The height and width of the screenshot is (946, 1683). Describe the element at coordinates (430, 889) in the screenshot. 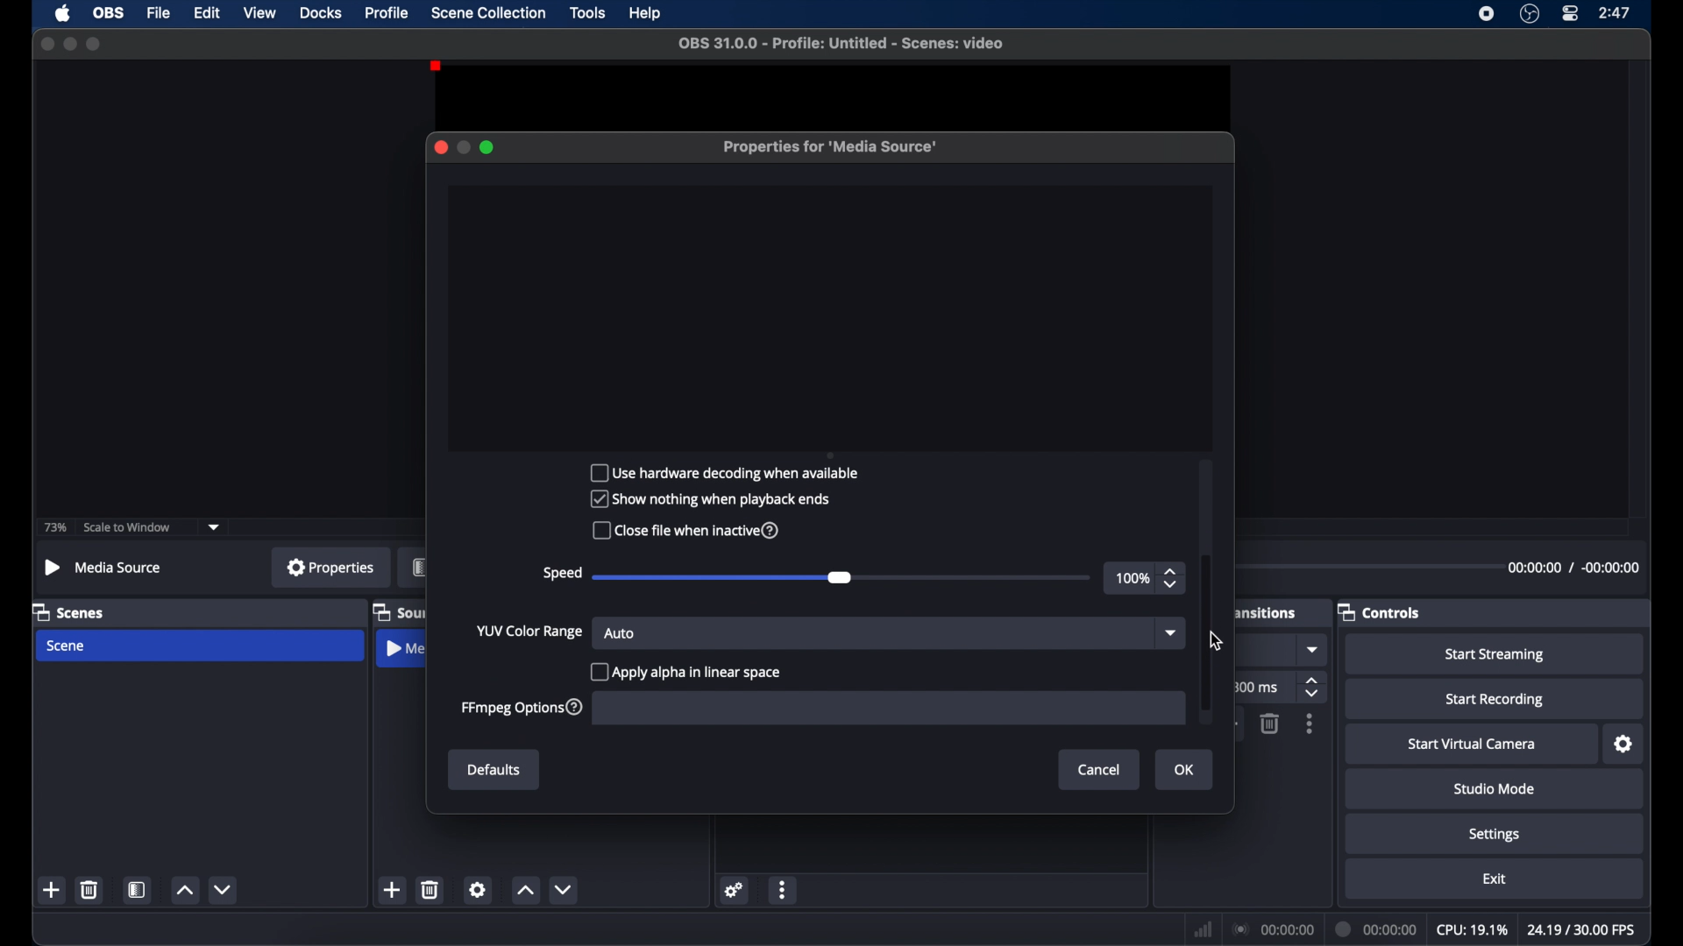

I see `delete` at that location.